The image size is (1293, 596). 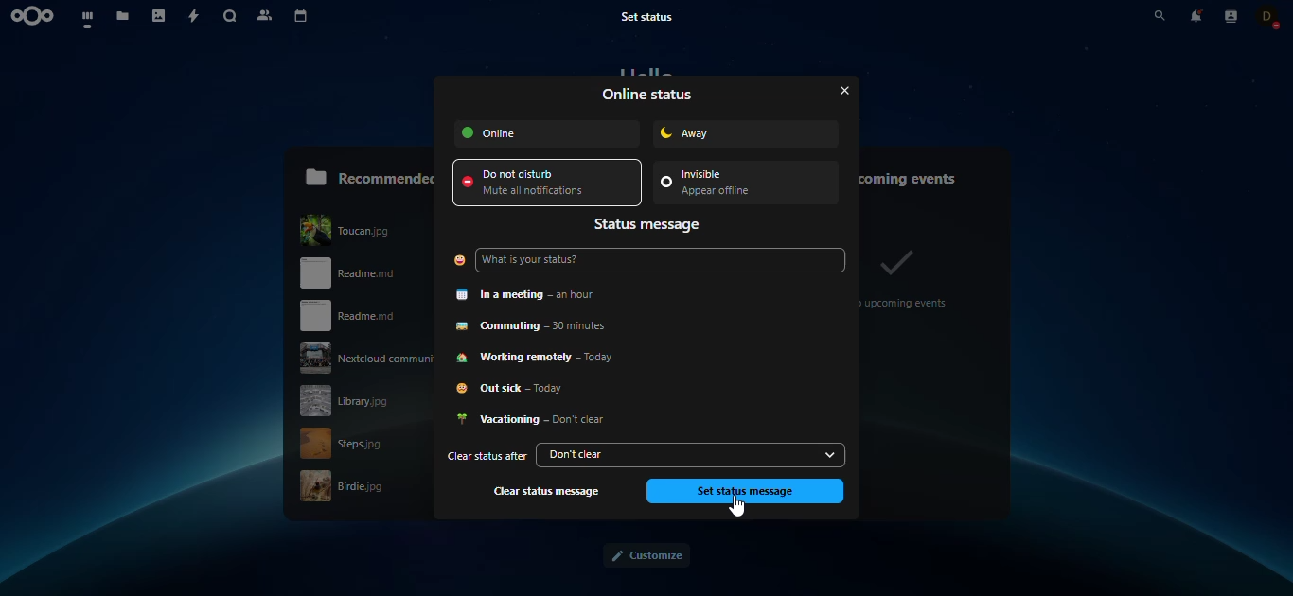 What do you see at coordinates (544, 358) in the screenshot?
I see `working remotely` at bounding box center [544, 358].